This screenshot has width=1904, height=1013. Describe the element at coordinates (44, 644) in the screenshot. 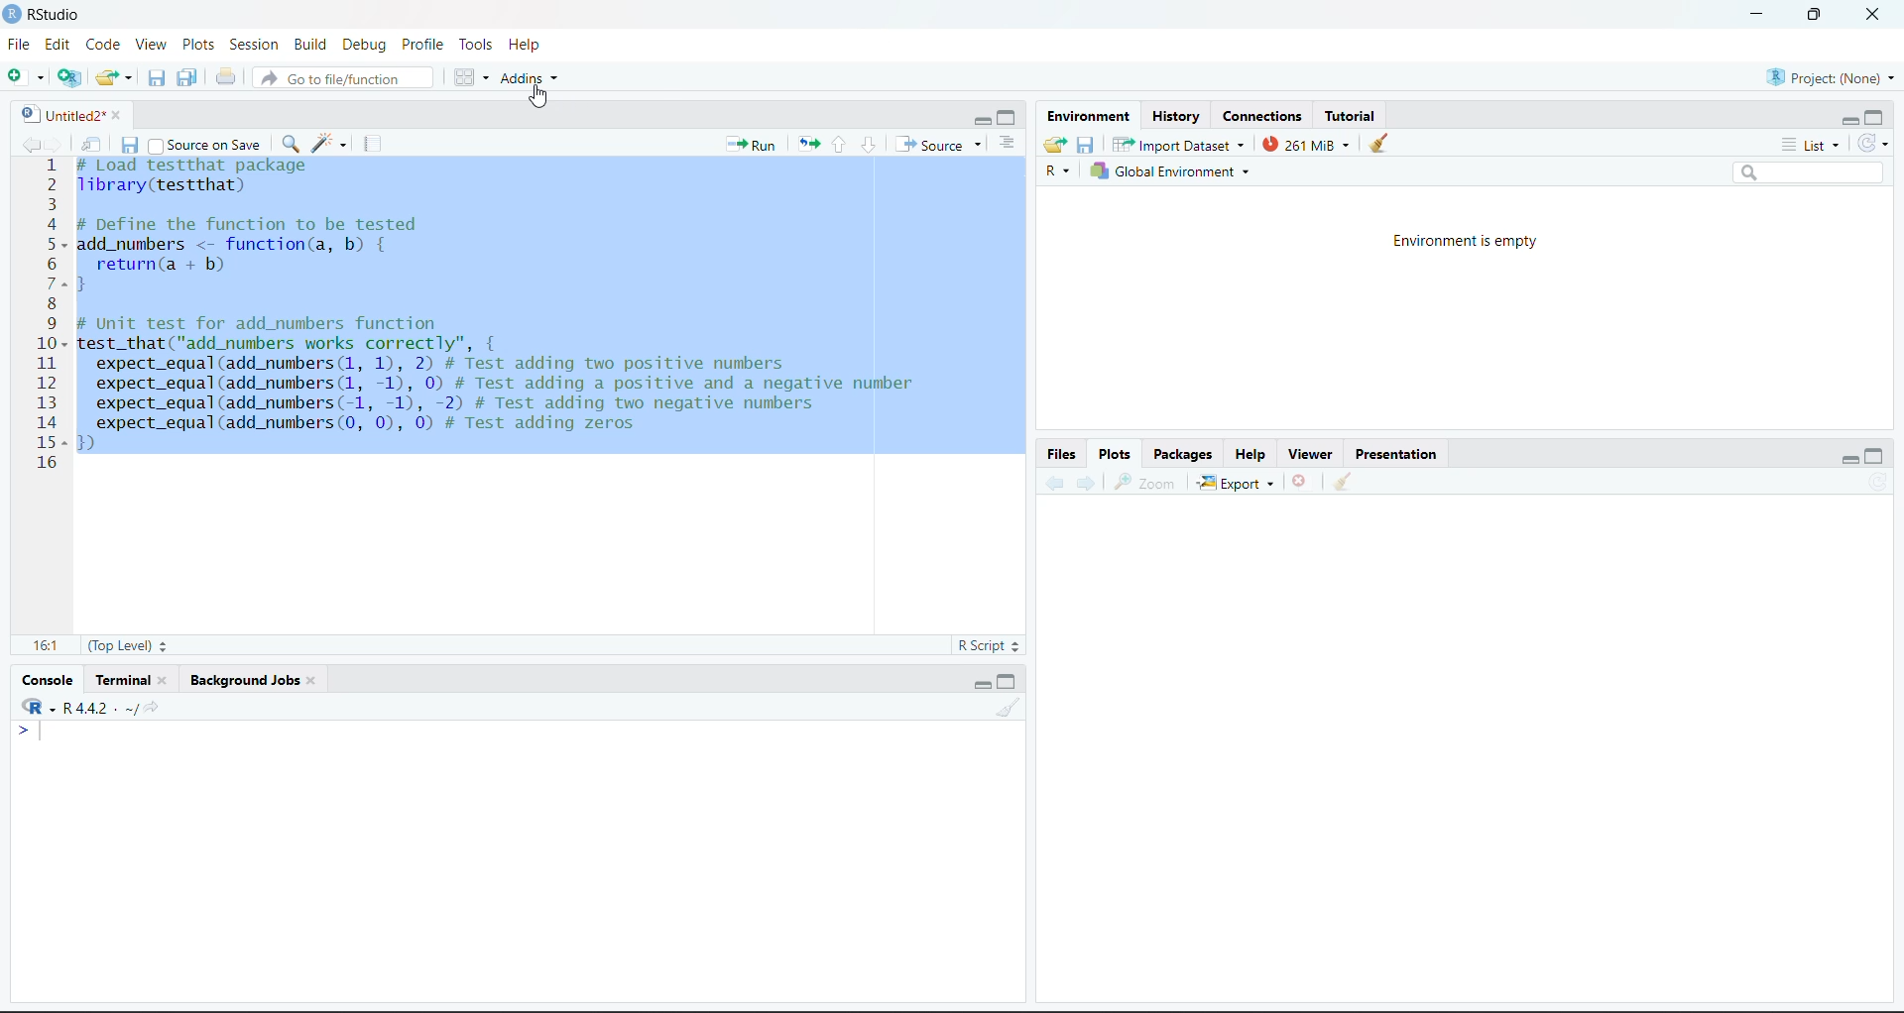

I see `16:1` at that location.